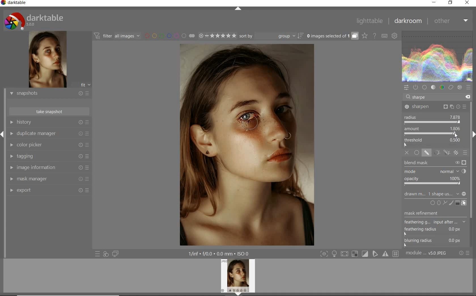  I want to click on snapshots, so click(49, 94).